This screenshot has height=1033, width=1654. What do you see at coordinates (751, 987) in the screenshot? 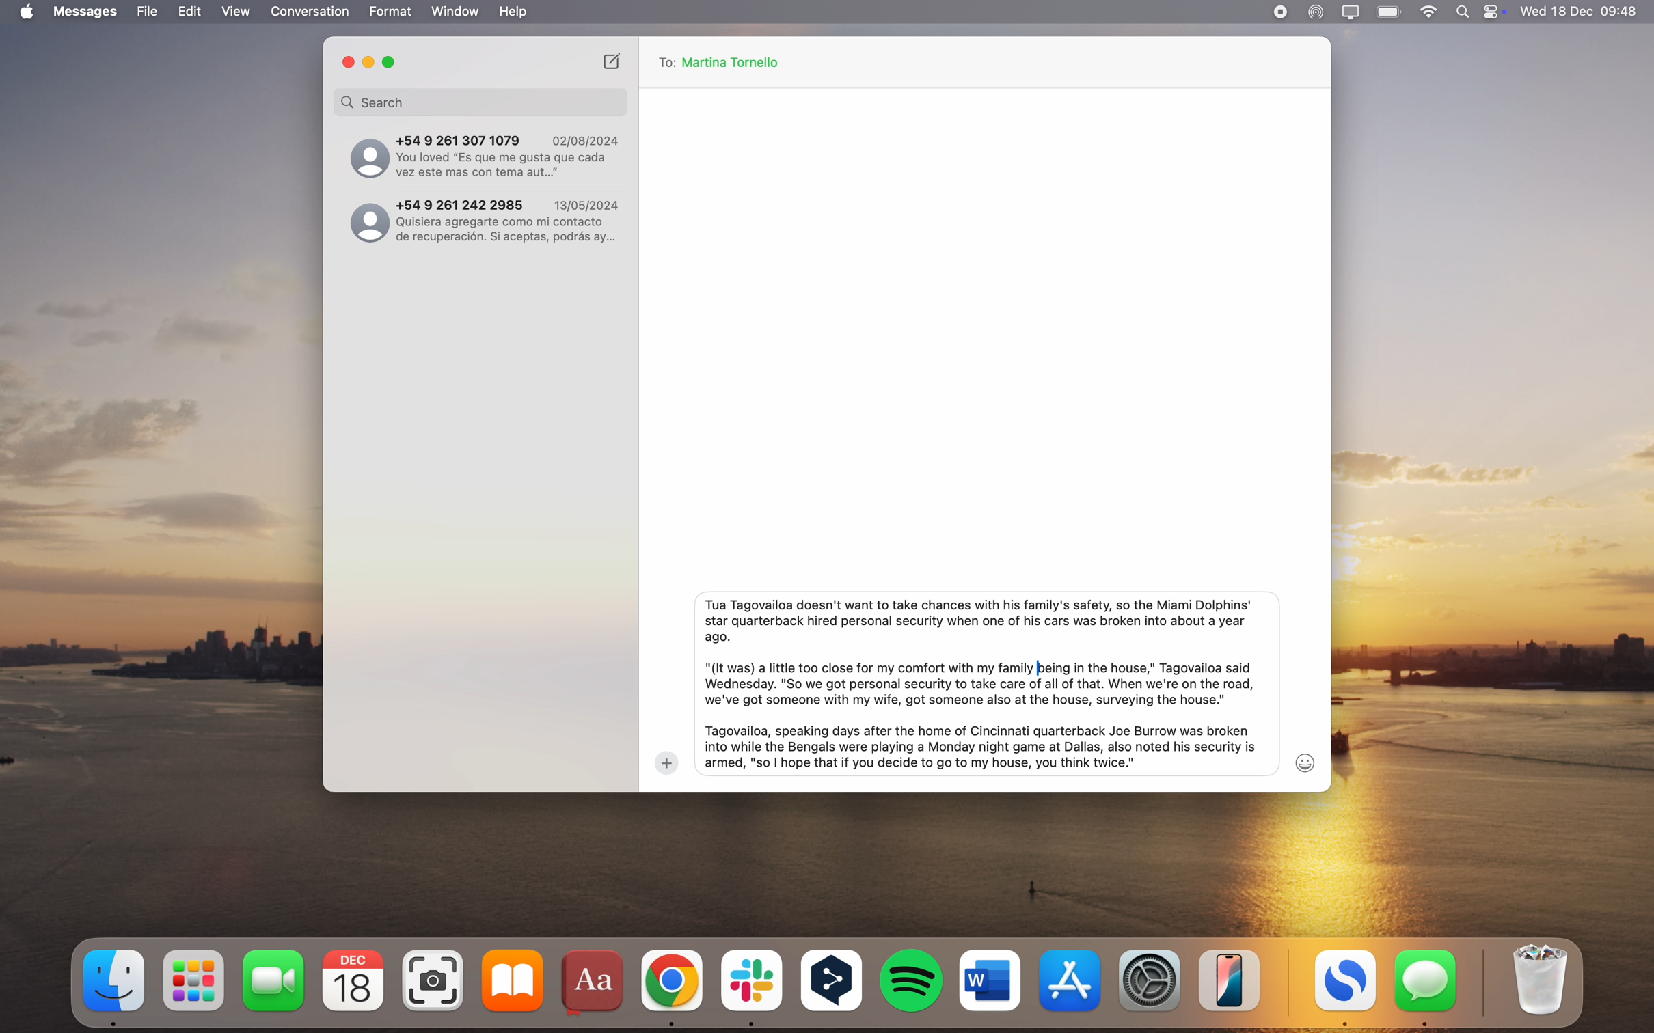
I see `Slack` at bounding box center [751, 987].